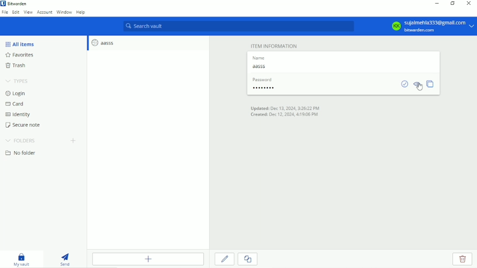 Image resolution: width=477 pixels, height=268 pixels. What do you see at coordinates (469, 4) in the screenshot?
I see `Close` at bounding box center [469, 4].